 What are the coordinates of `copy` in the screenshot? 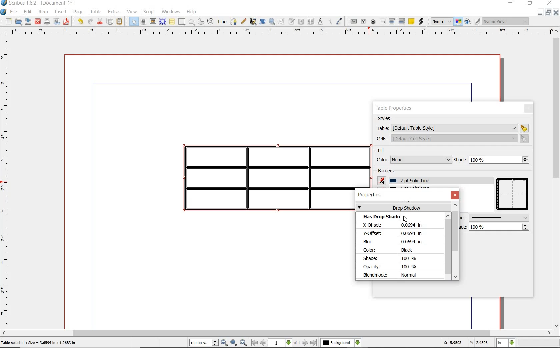 It's located at (110, 22).